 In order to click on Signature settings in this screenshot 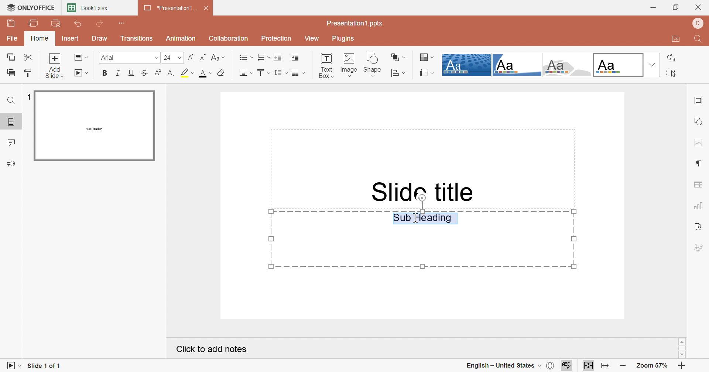, I will do `click(700, 248)`.